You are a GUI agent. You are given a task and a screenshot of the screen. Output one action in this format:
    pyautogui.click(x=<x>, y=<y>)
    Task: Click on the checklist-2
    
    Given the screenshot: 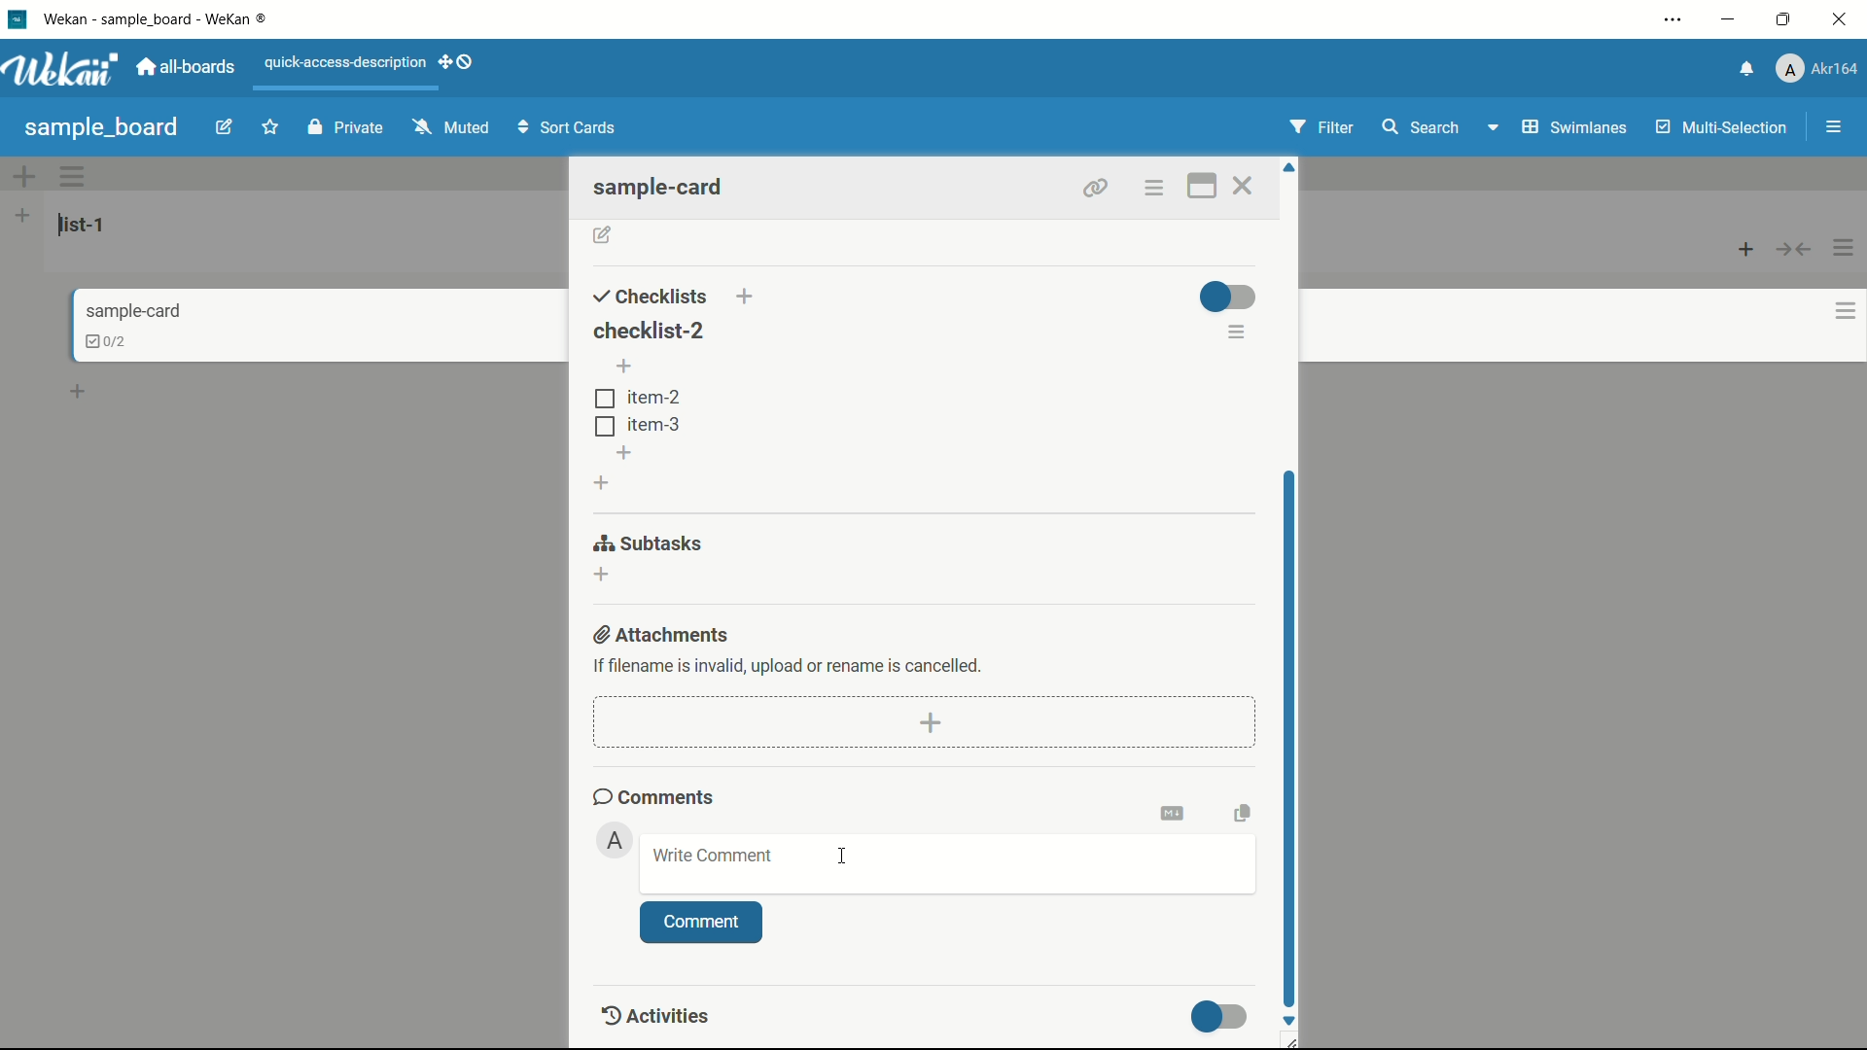 What is the action you would take?
    pyautogui.click(x=647, y=329)
    